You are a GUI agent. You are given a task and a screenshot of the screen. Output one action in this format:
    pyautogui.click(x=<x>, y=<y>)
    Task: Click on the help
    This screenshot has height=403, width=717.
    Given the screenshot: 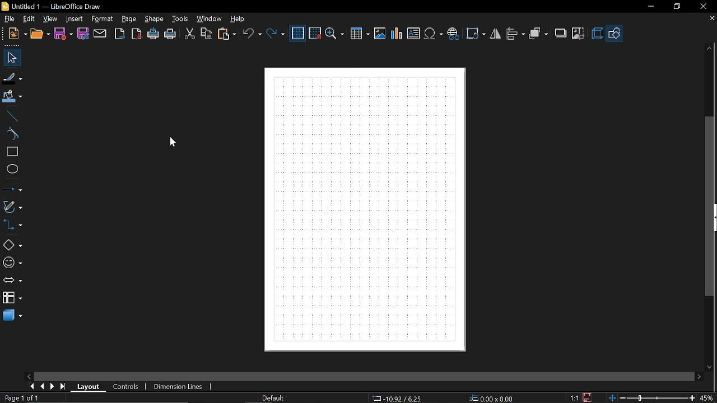 What is the action you would take?
    pyautogui.click(x=241, y=19)
    